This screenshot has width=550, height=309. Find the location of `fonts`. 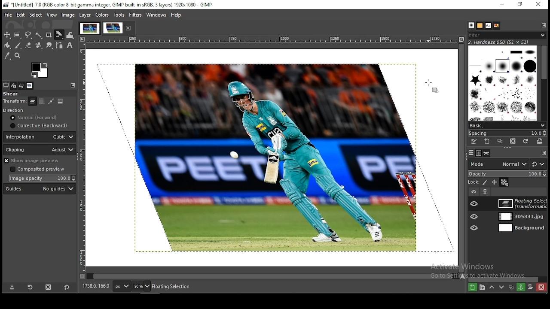

fonts is located at coordinates (488, 26).